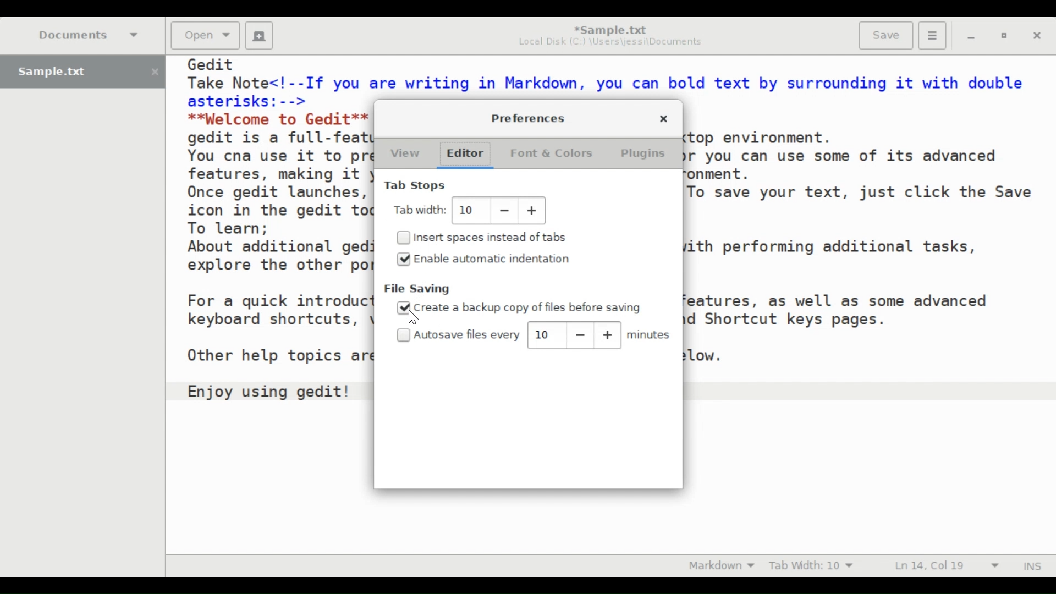 This screenshot has width=1056, height=594. What do you see at coordinates (470, 155) in the screenshot?
I see `Editor (current)` at bounding box center [470, 155].